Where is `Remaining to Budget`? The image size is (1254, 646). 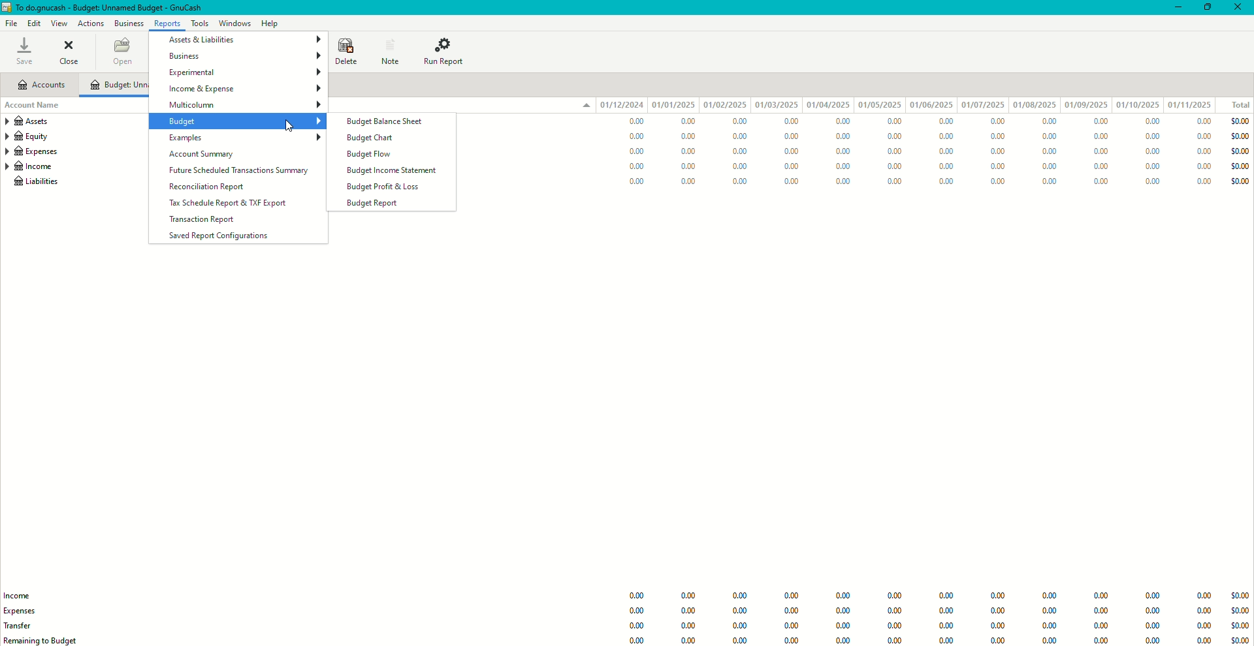 Remaining to Budget is located at coordinates (42, 641).